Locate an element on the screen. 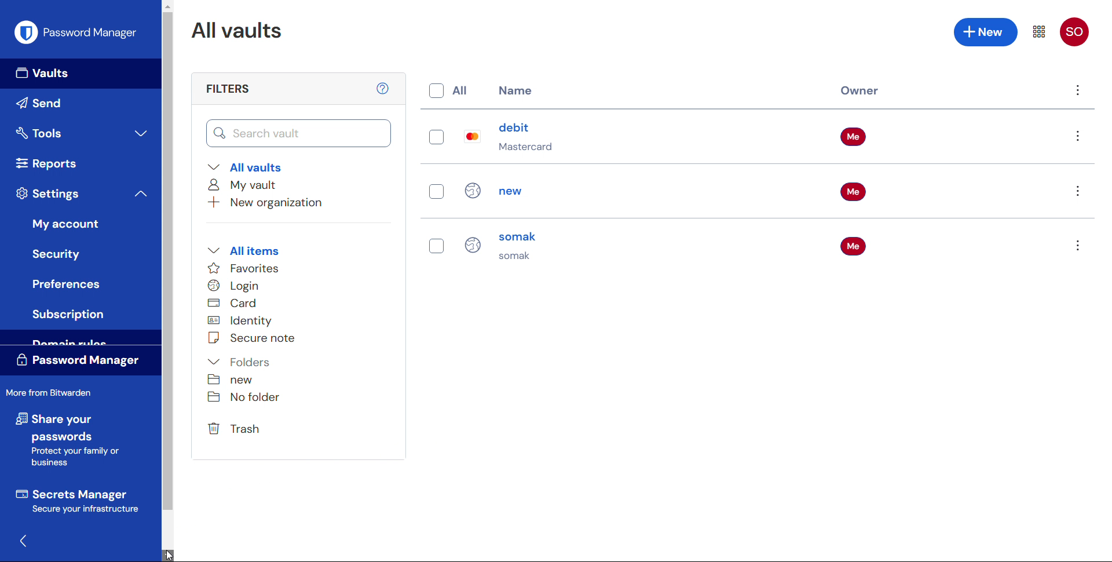 The image size is (1112, 562). somak somak is located at coordinates (526, 247).